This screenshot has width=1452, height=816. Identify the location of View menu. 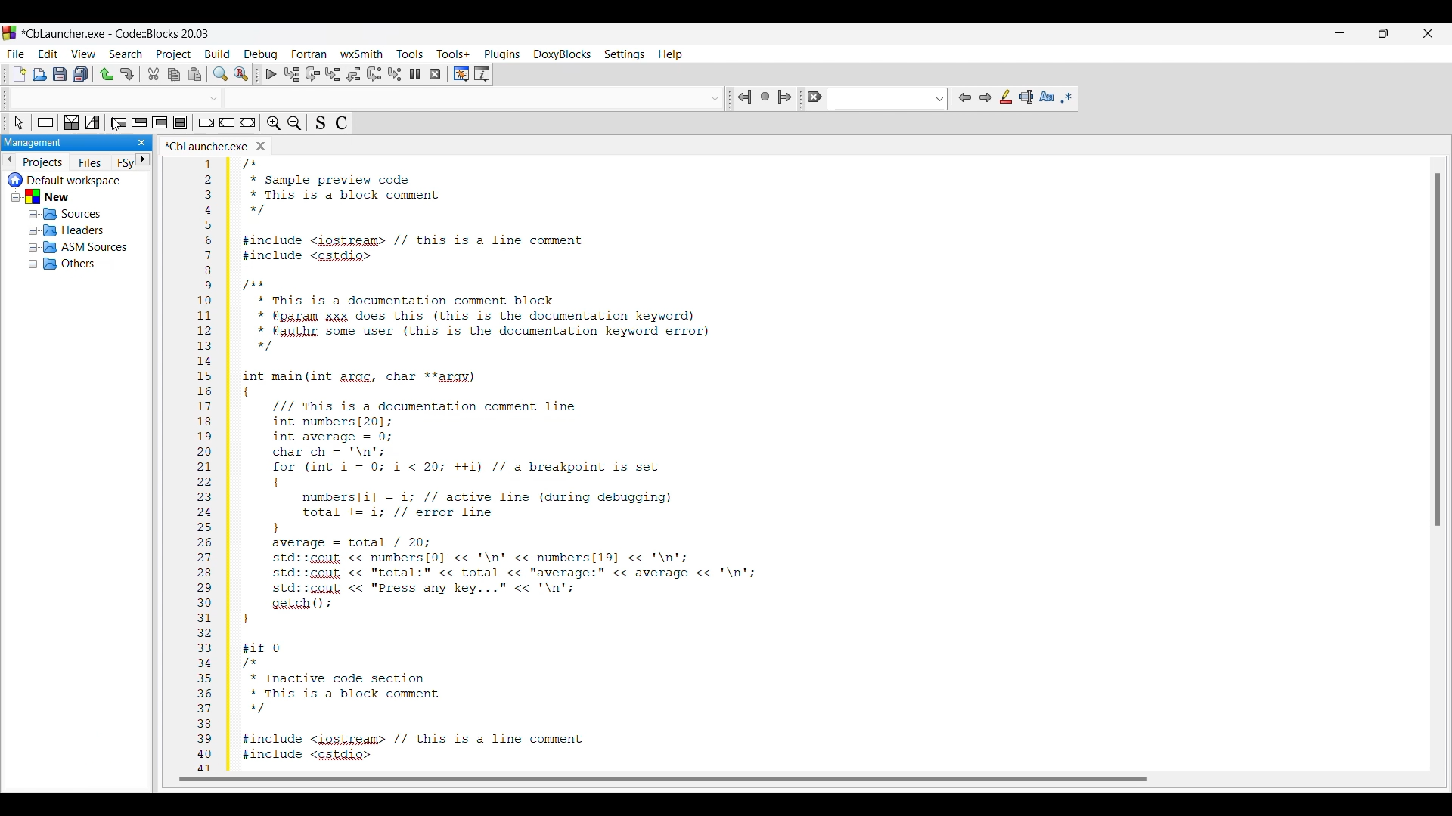
(84, 54).